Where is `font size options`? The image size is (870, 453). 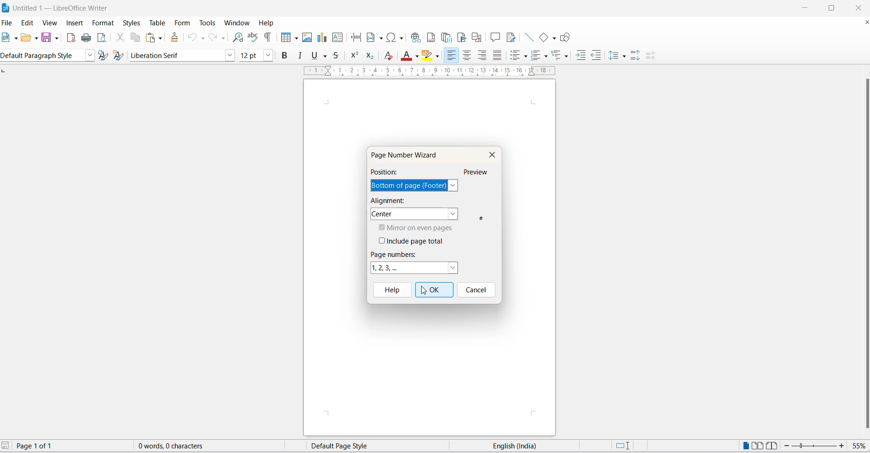
font size options is located at coordinates (268, 55).